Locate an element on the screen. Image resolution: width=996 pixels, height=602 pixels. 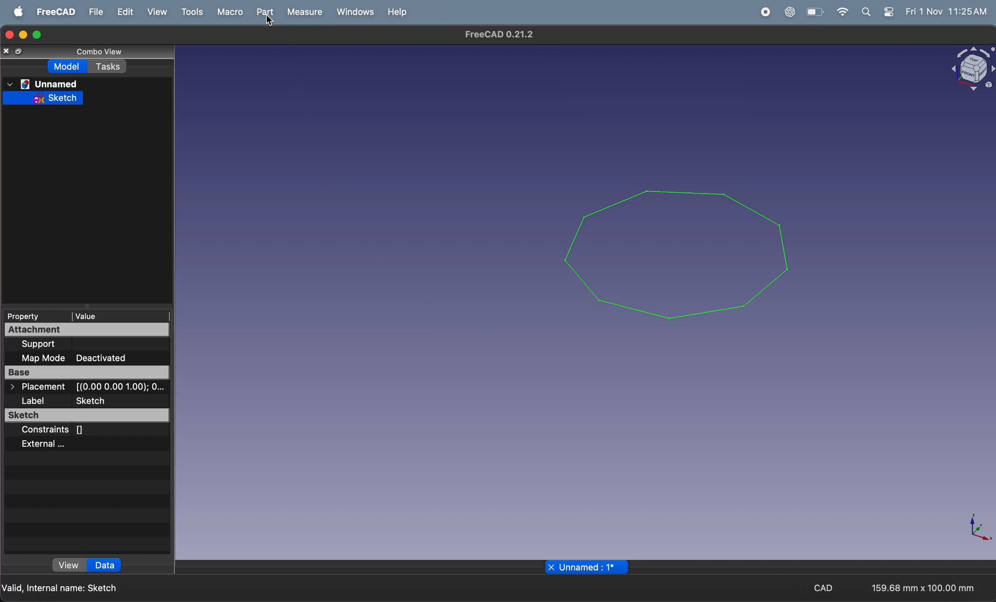
property is located at coordinates (33, 317).